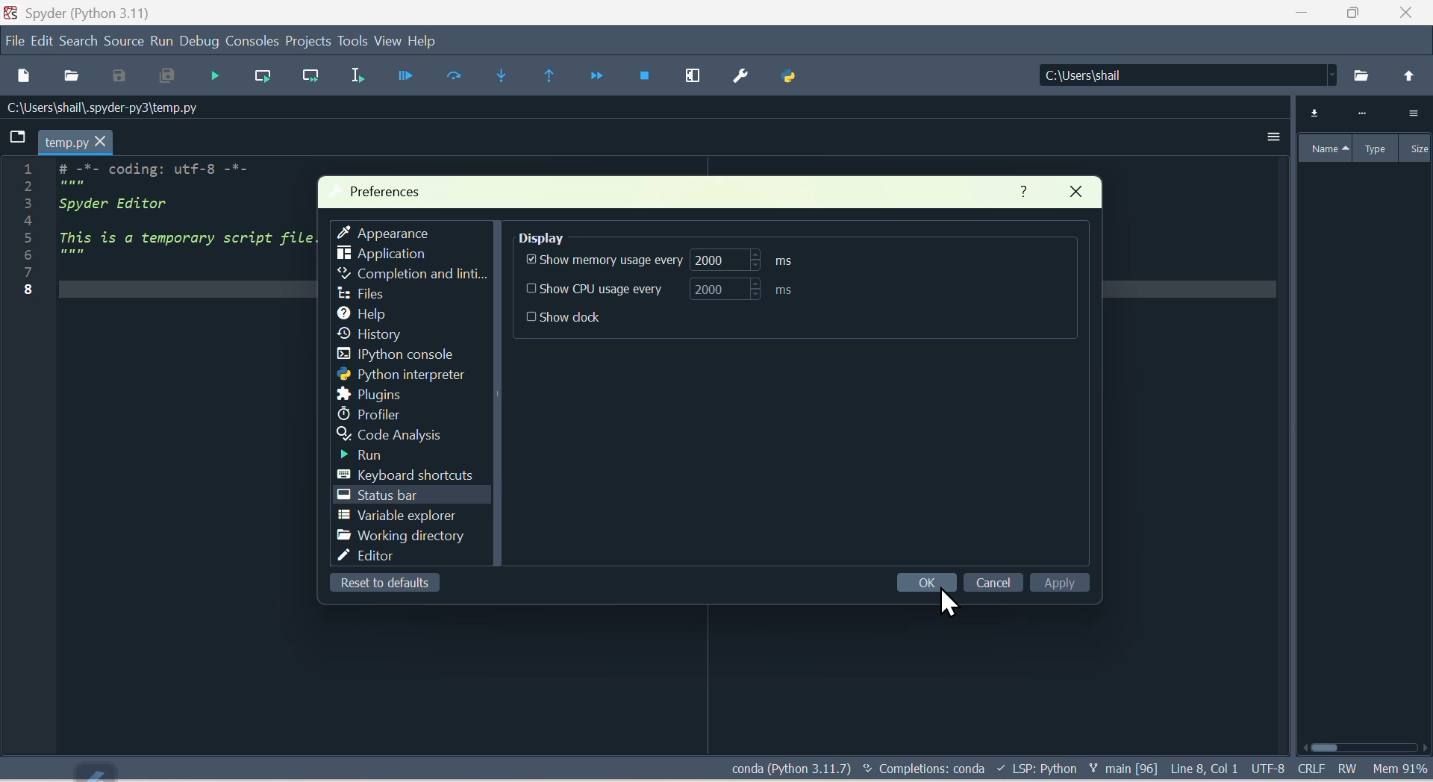  I want to click on Display, so click(546, 231).